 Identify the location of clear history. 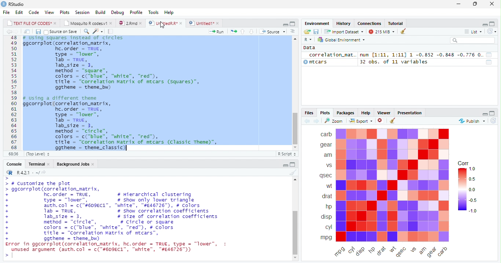
(401, 32).